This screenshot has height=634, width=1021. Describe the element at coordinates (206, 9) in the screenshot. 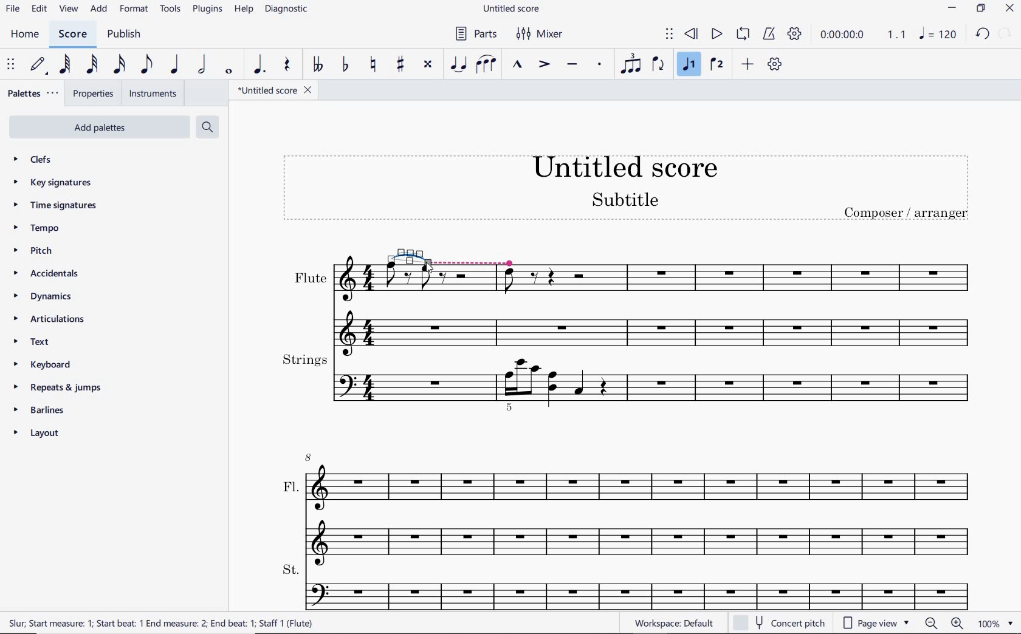

I see `plugins` at that location.